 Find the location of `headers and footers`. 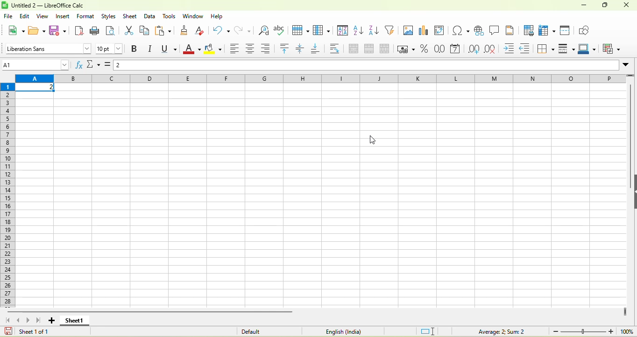

headers and footers is located at coordinates (512, 30).